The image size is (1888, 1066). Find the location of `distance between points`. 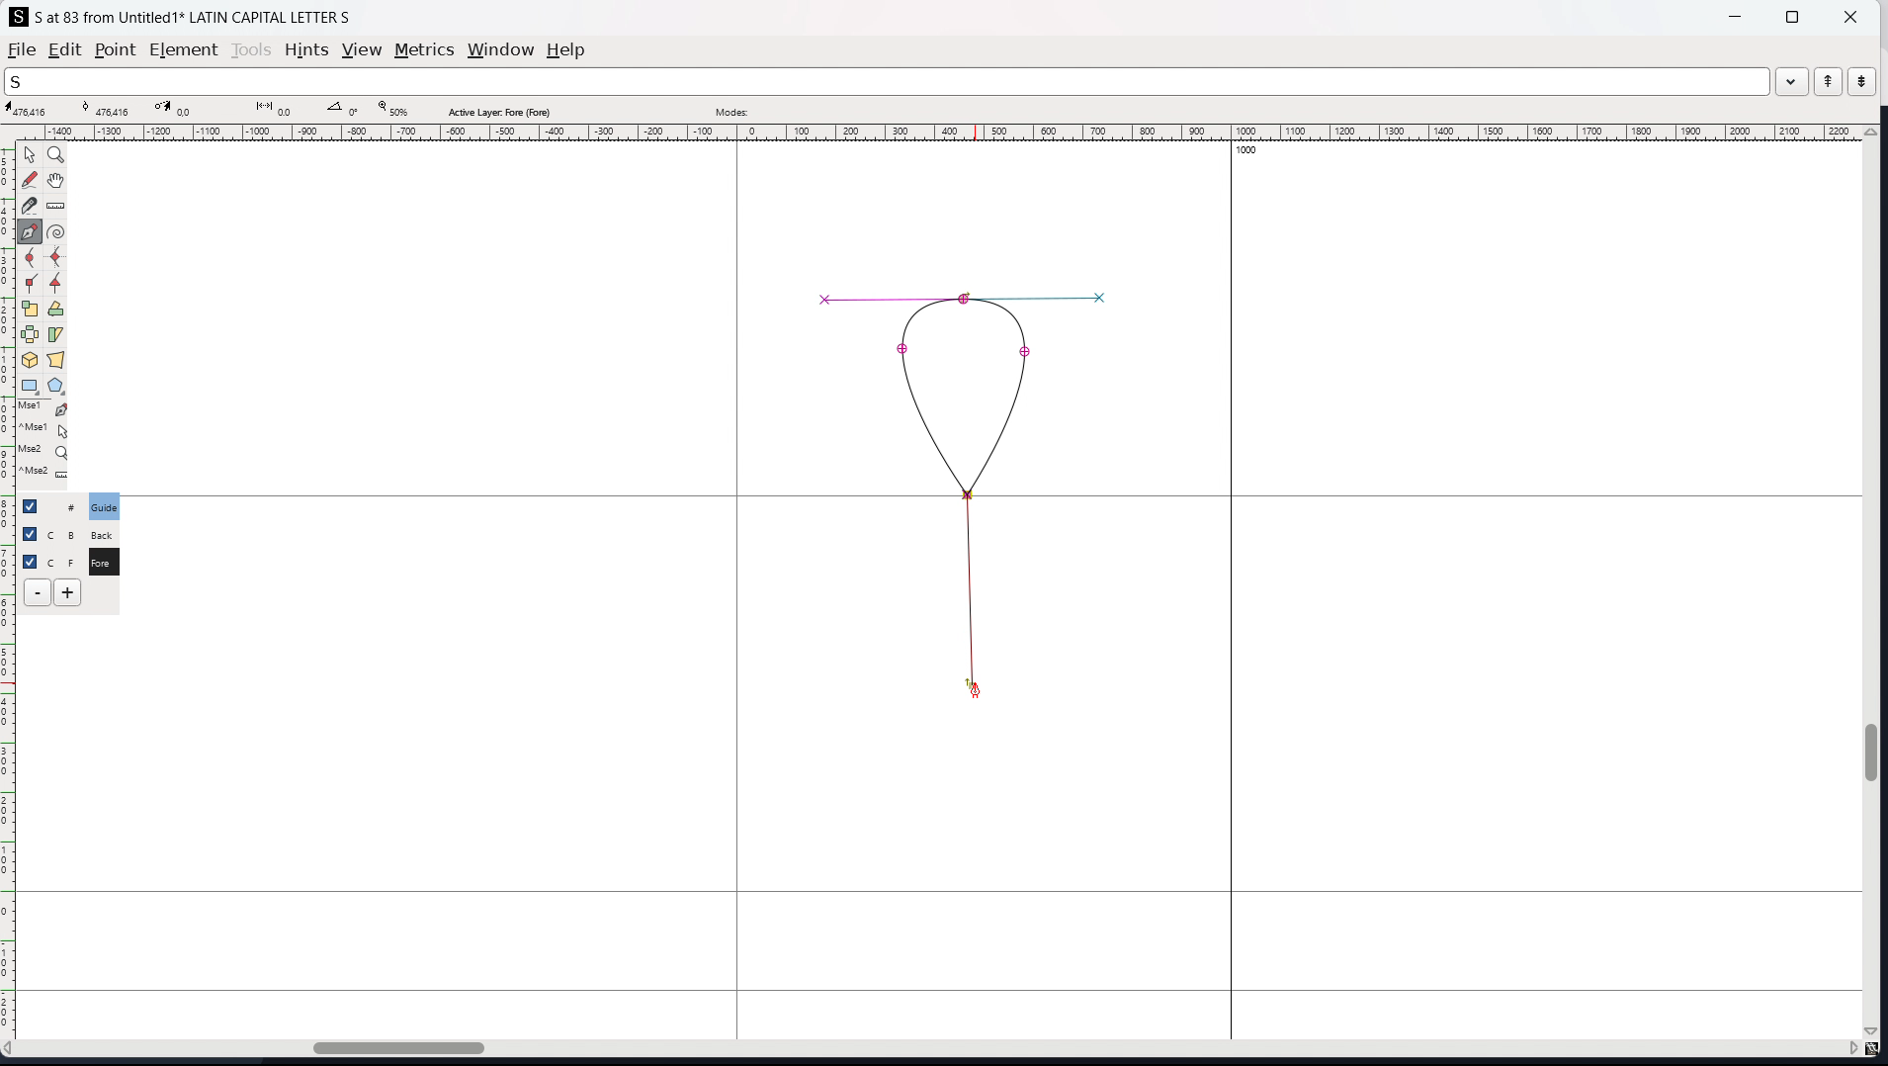

distance between points is located at coordinates (276, 108).